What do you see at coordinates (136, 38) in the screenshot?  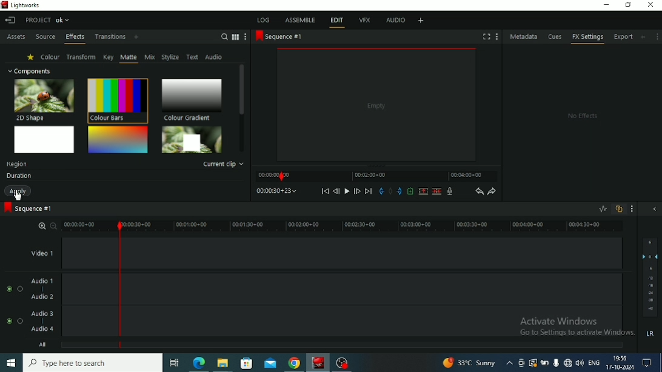 I see `Add` at bounding box center [136, 38].